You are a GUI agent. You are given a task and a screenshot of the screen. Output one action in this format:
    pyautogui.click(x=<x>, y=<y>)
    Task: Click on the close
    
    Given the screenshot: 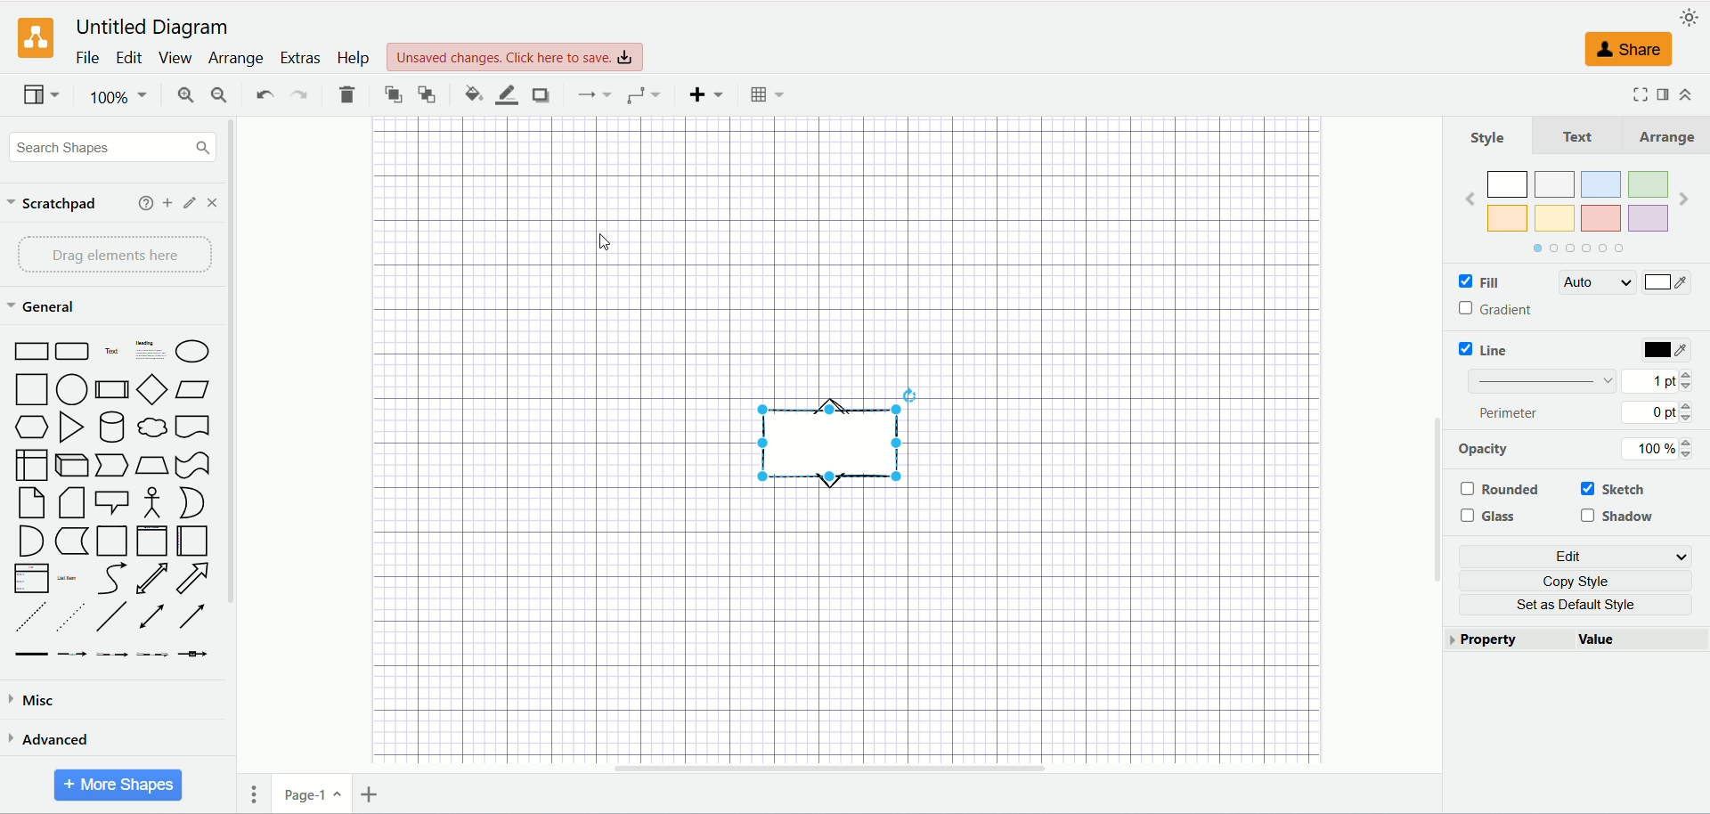 What is the action you would take?
    pyautogui.click(x=212, y=203)
    